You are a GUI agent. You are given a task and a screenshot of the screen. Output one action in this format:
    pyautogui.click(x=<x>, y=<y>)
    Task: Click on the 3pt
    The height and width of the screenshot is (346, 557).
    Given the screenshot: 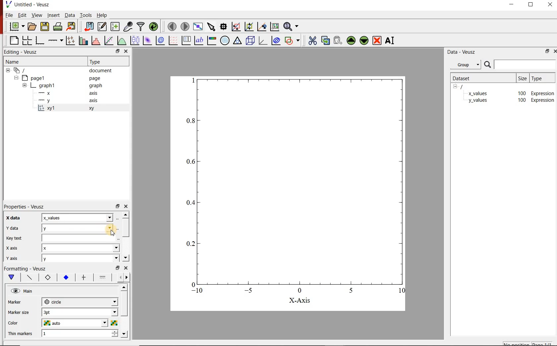 What is the action you would take?
    pyautogui.click(x=80, y=312)
    